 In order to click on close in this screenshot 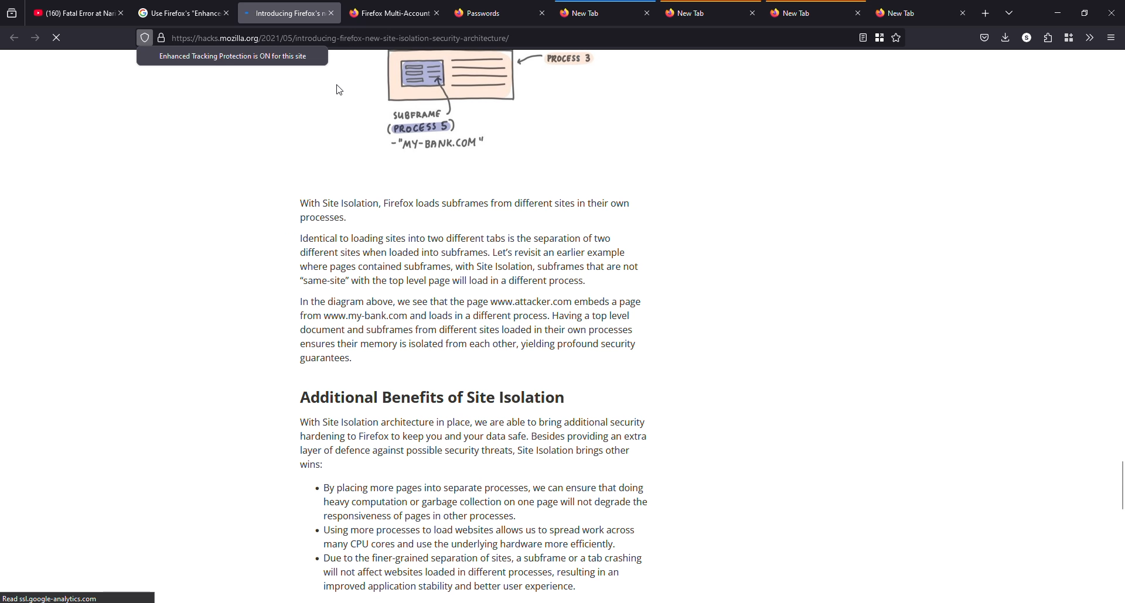, I will do `click(963, 13)`.